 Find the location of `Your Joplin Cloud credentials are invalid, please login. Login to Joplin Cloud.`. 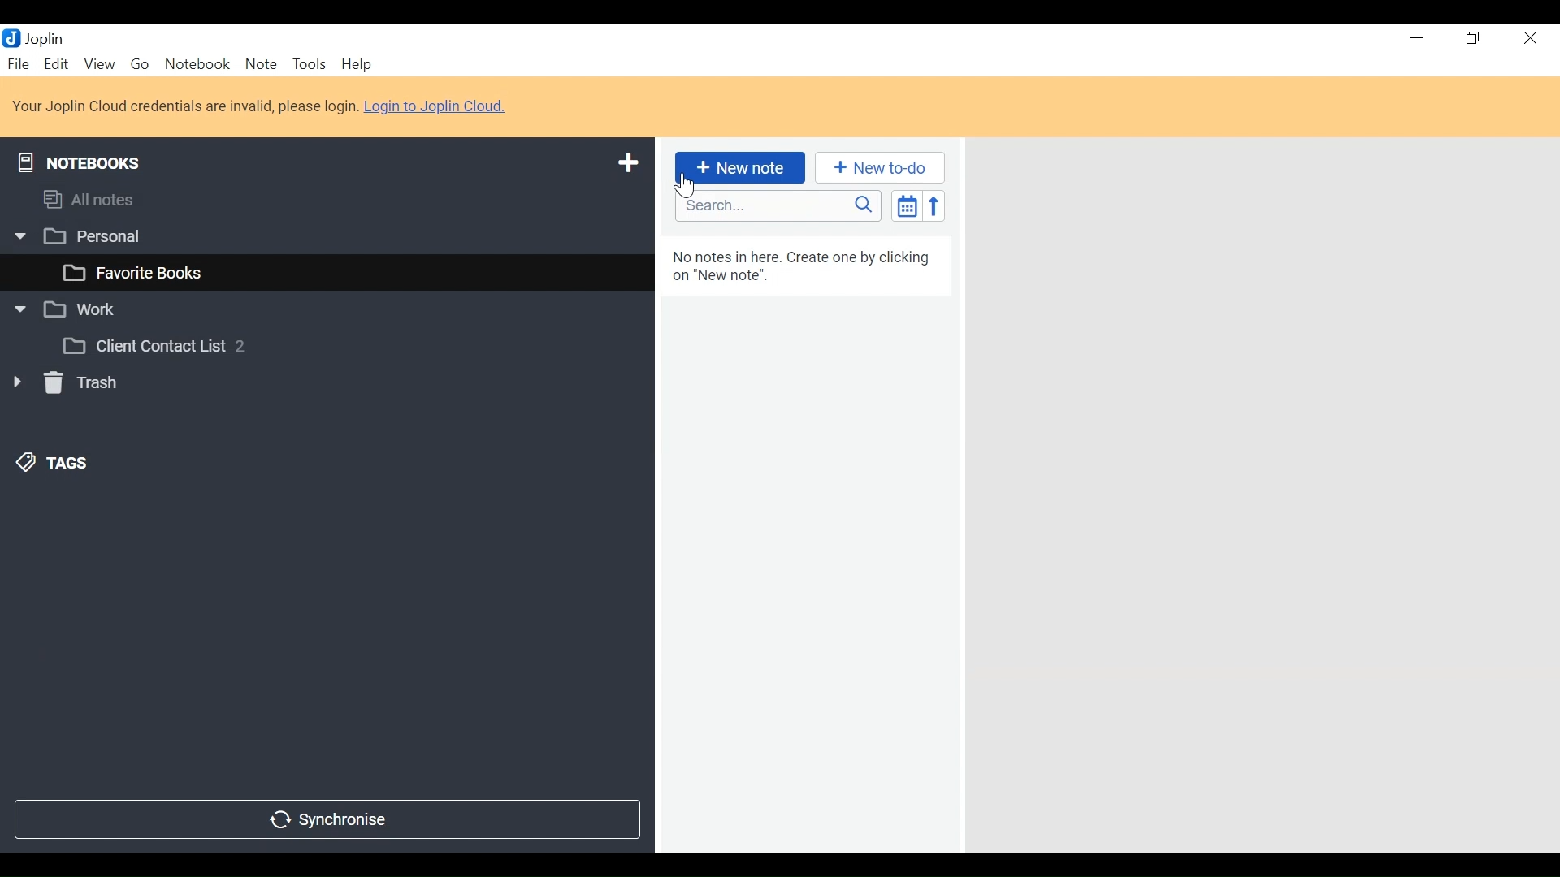

Your Joplin Cloud credentials are invalid, please login. Login to Joplin Cloud. is located at coordinates (264, 106).